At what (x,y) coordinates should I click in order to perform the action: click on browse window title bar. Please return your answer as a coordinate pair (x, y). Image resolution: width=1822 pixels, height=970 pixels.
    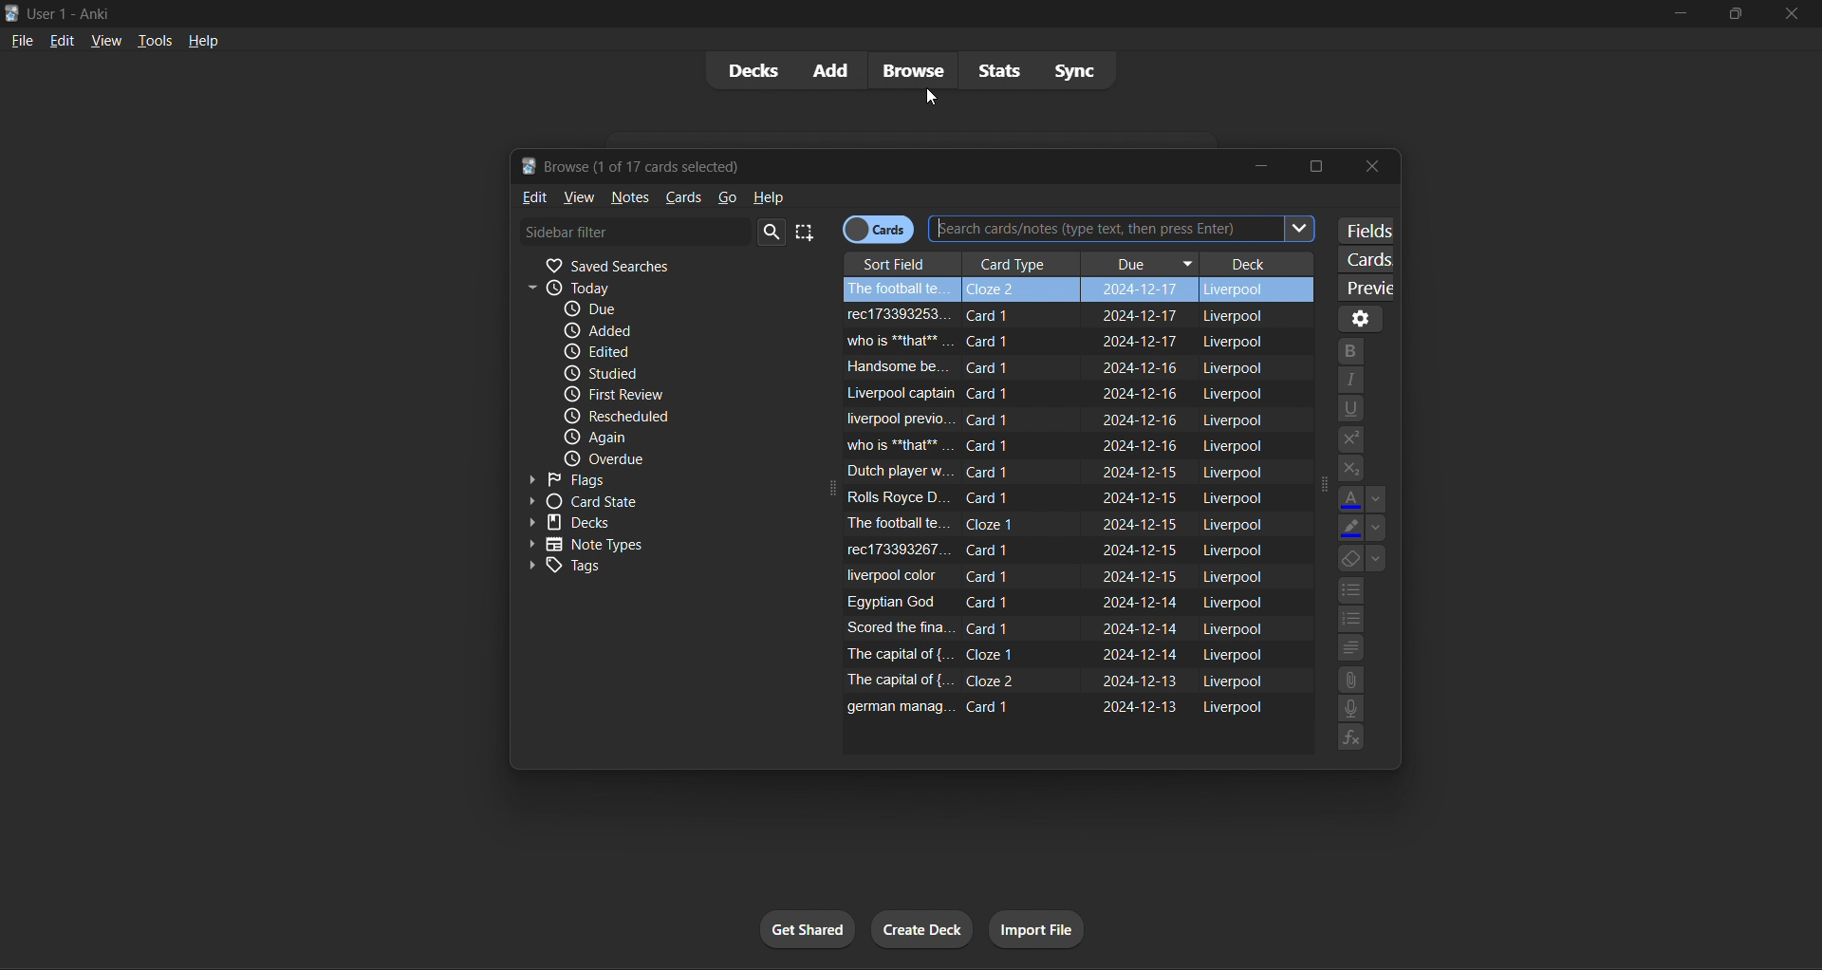
    Looking at the image, I should click on (641, 165).